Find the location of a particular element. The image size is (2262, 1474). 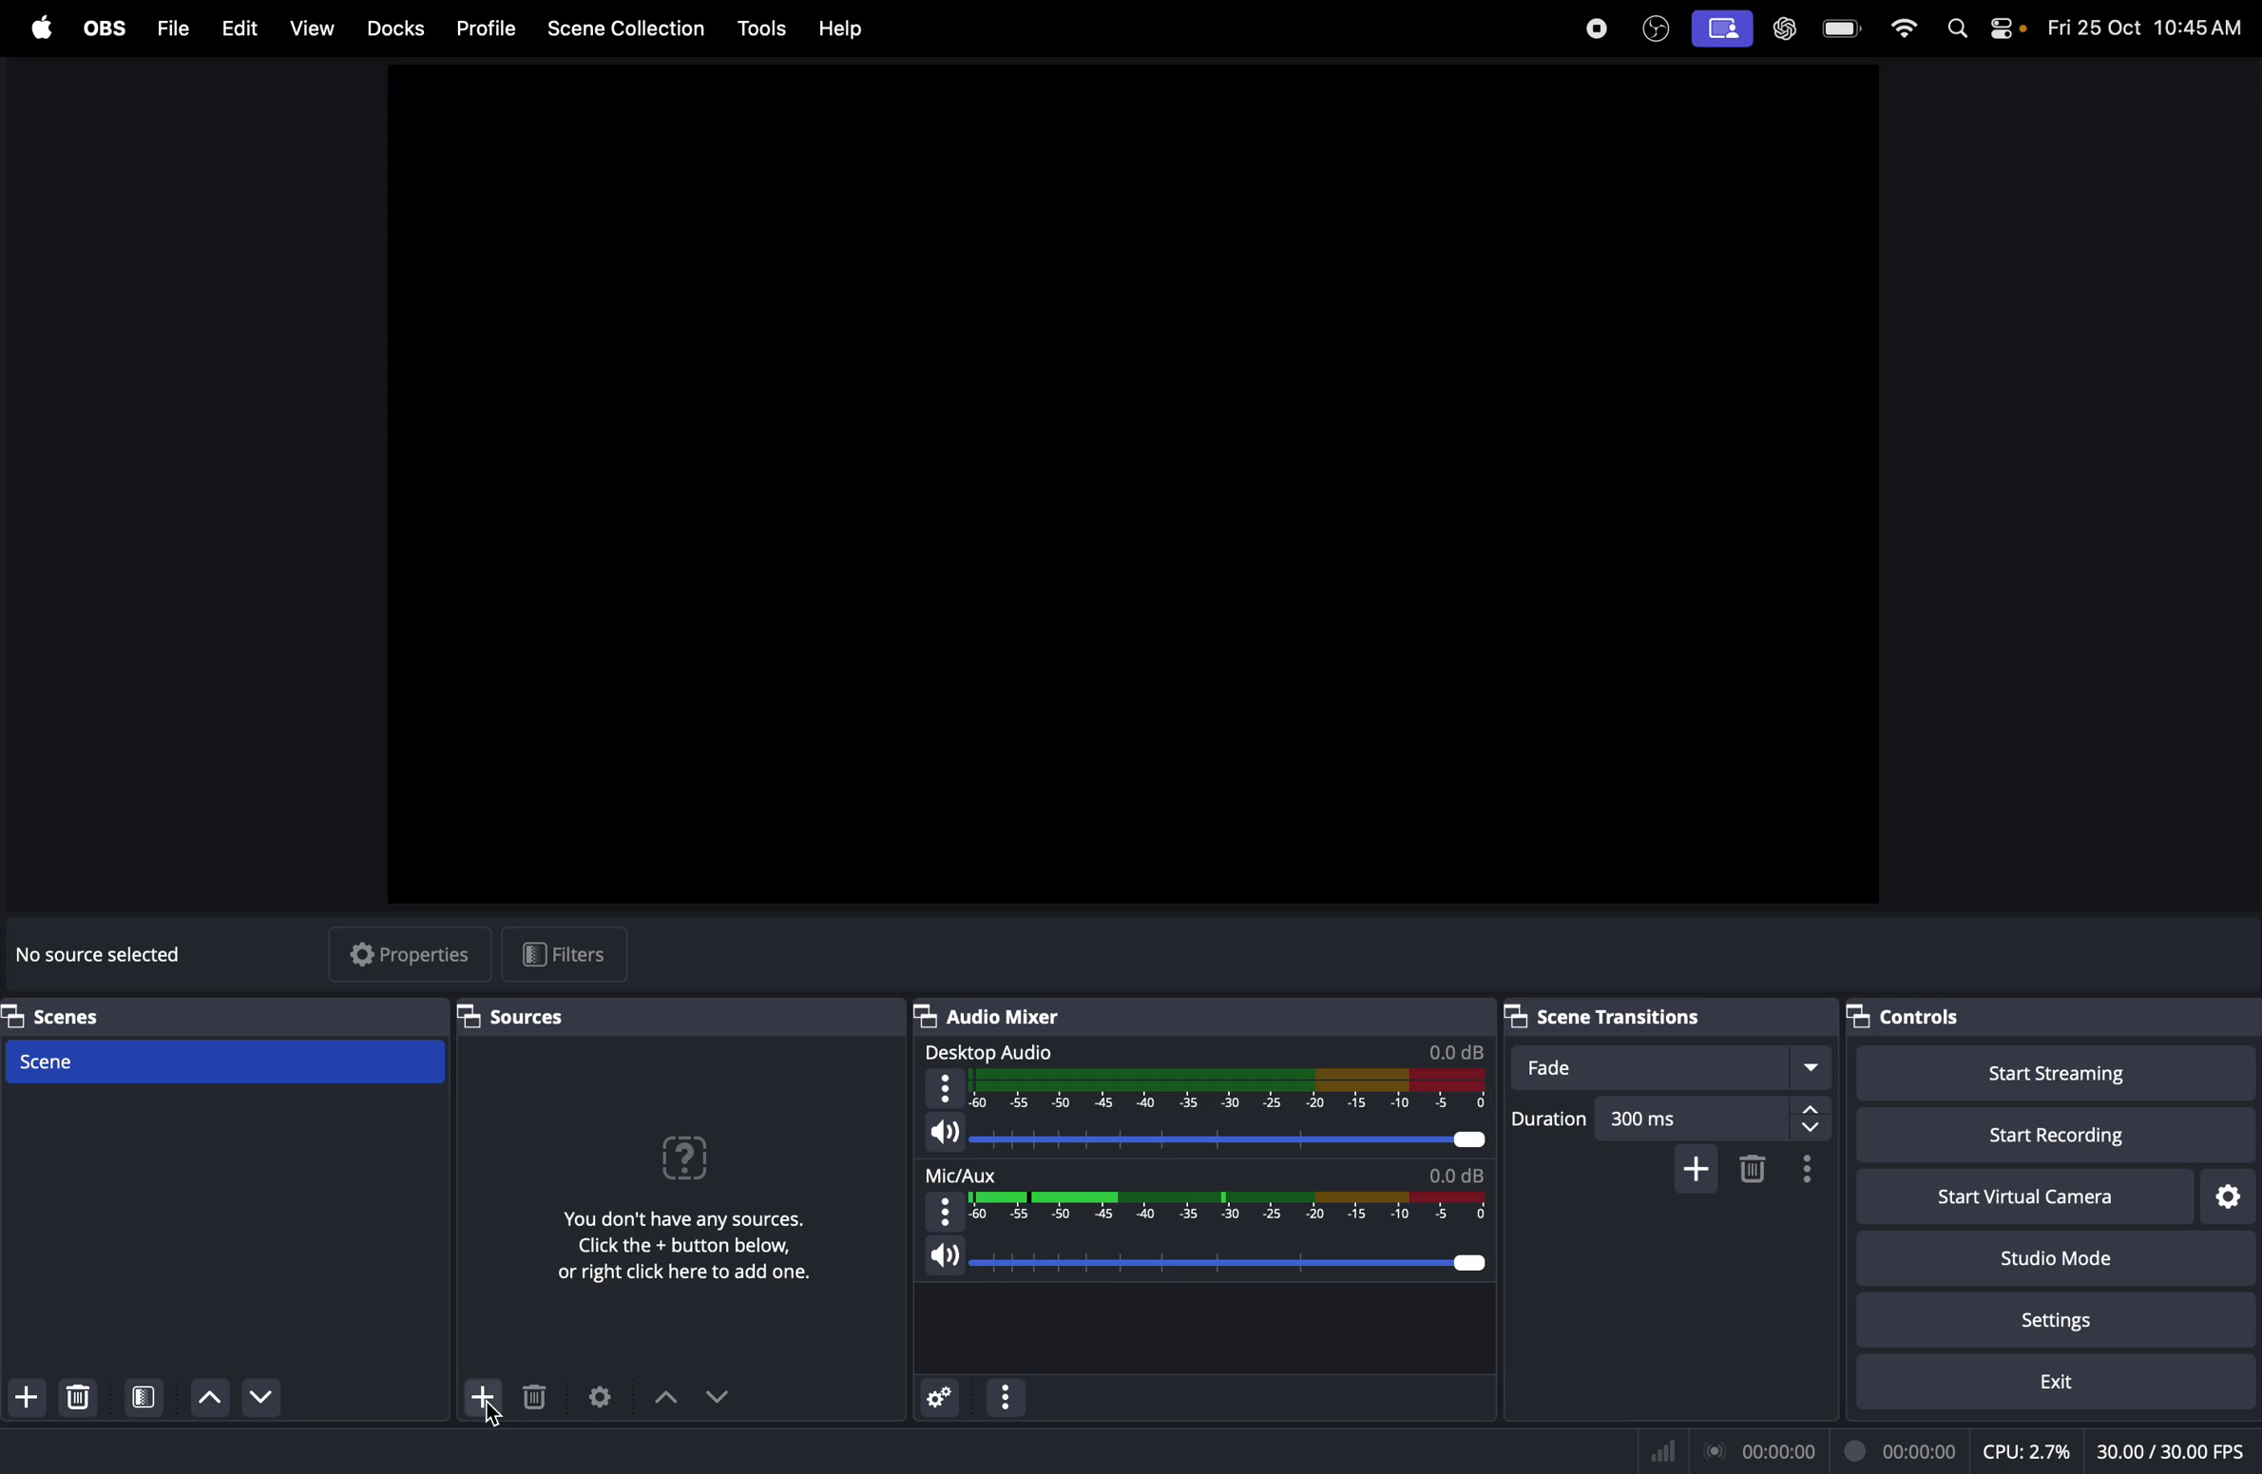

battery is located at coordinates (1846, 28).